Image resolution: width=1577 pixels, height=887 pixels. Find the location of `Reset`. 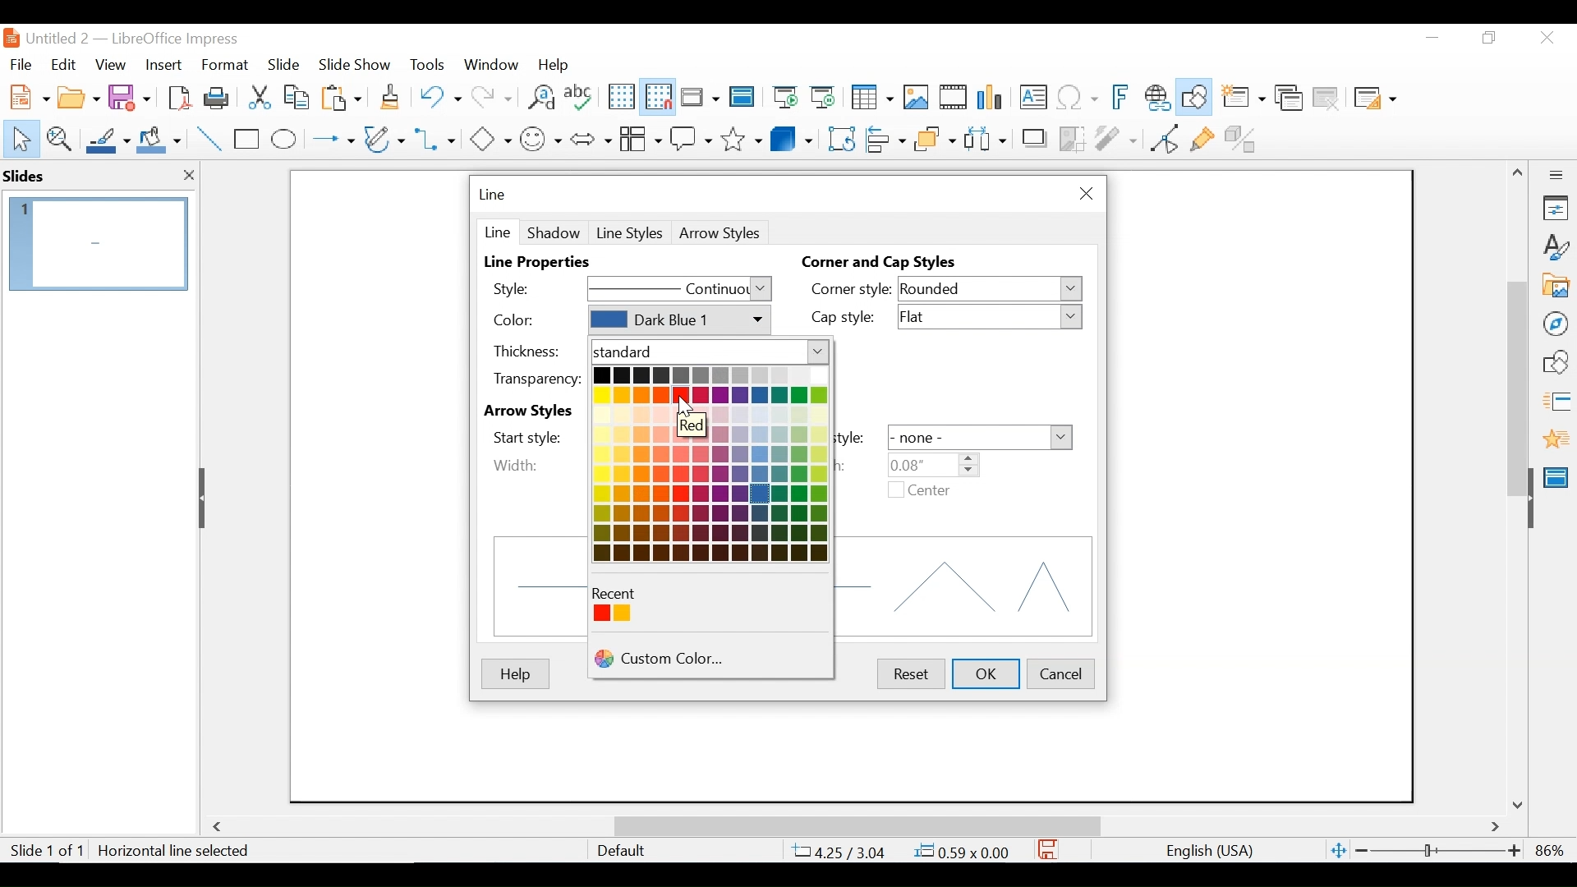

Reset is located at coordinates (908, 673).